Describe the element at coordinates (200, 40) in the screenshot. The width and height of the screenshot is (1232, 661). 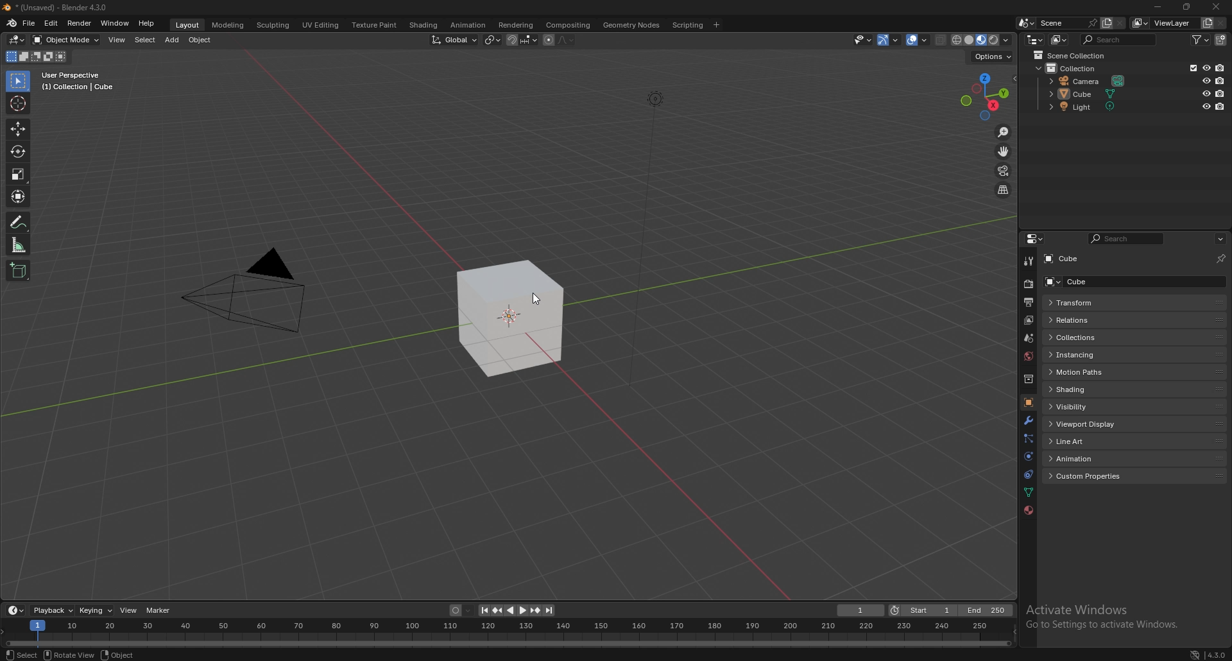
I see `object` at that location.